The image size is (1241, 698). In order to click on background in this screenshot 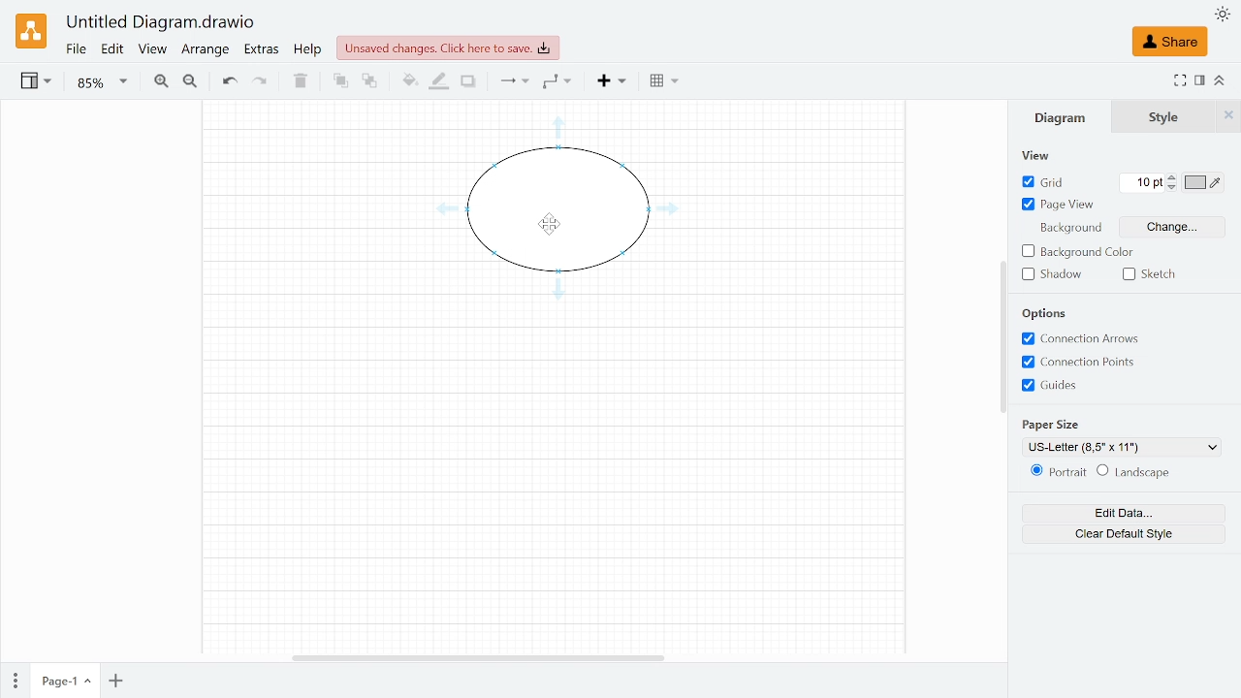, I will do `click(1073, 228)`.